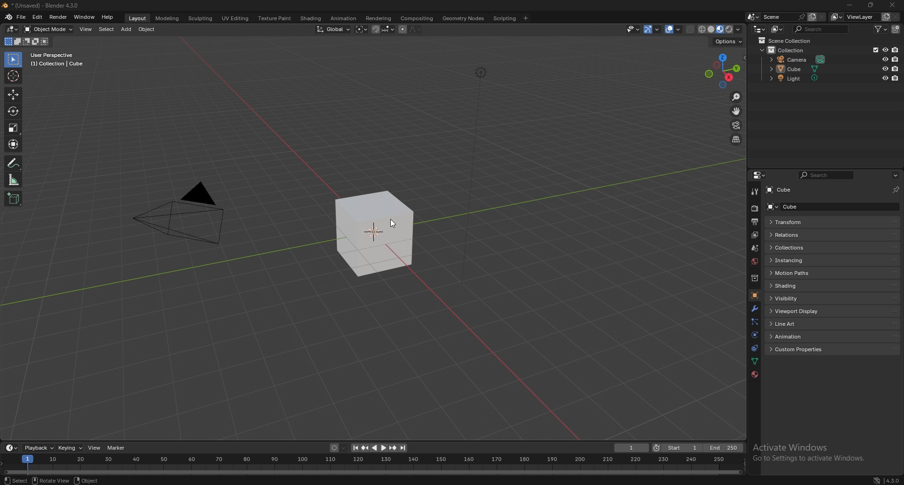 The height and width of the screenshot is (485, 904). What do you see at coordinates (877, 481) in the screenshot?
I see `network` at bounding box center [877, 481].